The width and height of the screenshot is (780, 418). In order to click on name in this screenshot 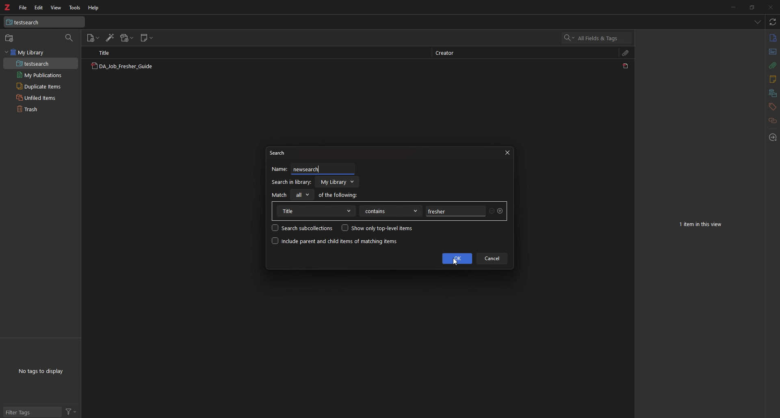, I will do `click(279, 169)`.